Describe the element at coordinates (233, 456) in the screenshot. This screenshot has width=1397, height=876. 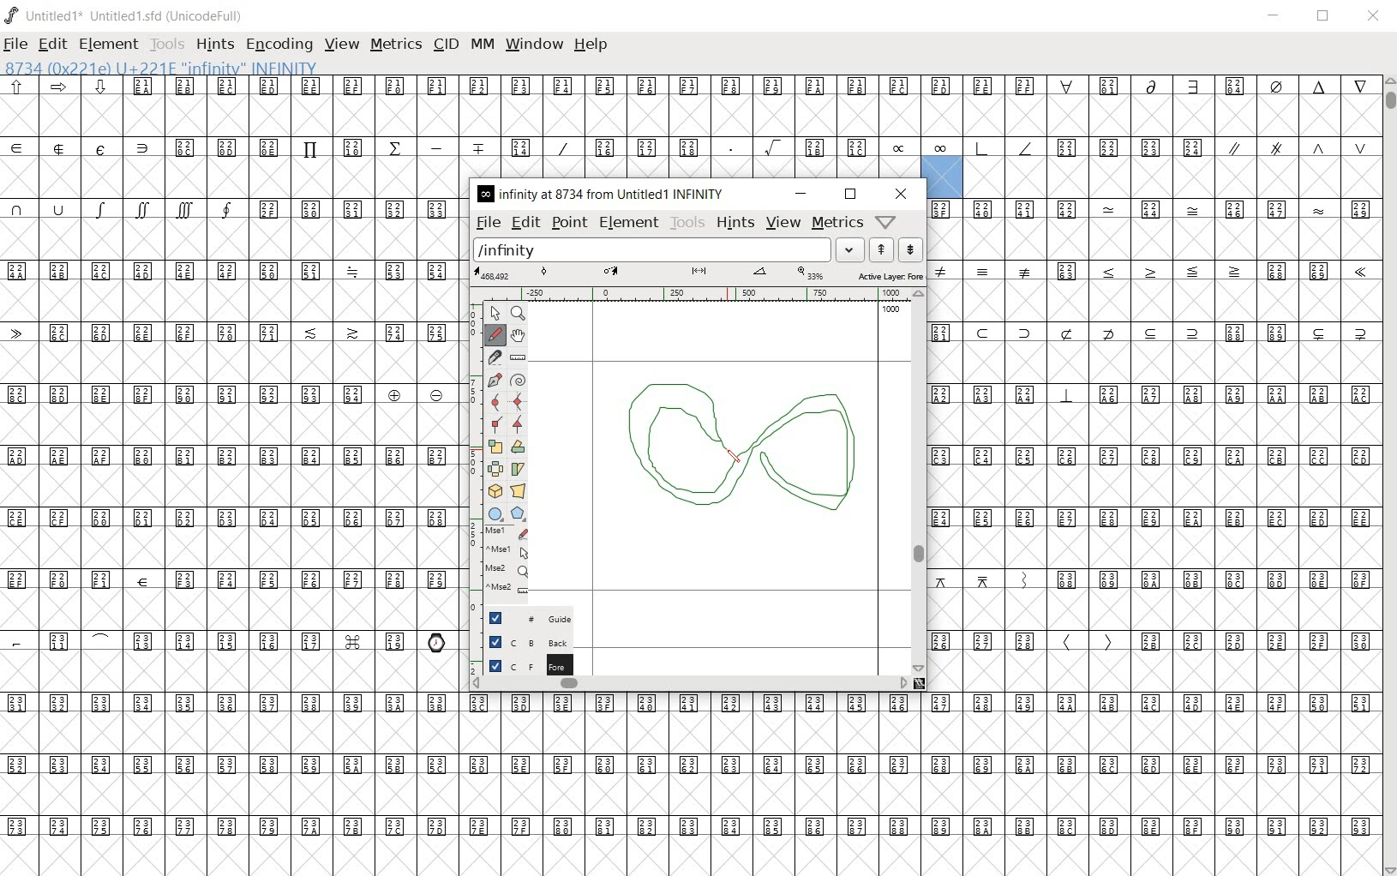
I see `Unicode code points` at that location.